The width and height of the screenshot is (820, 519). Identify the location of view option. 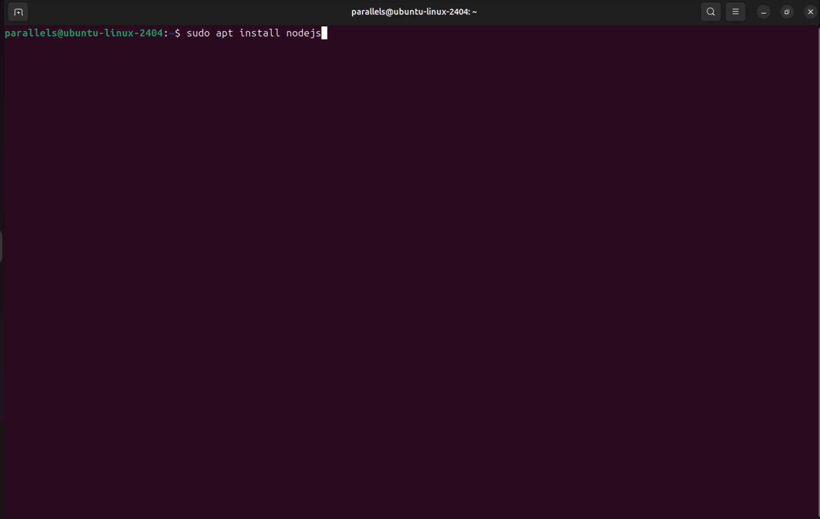
(737, 11).